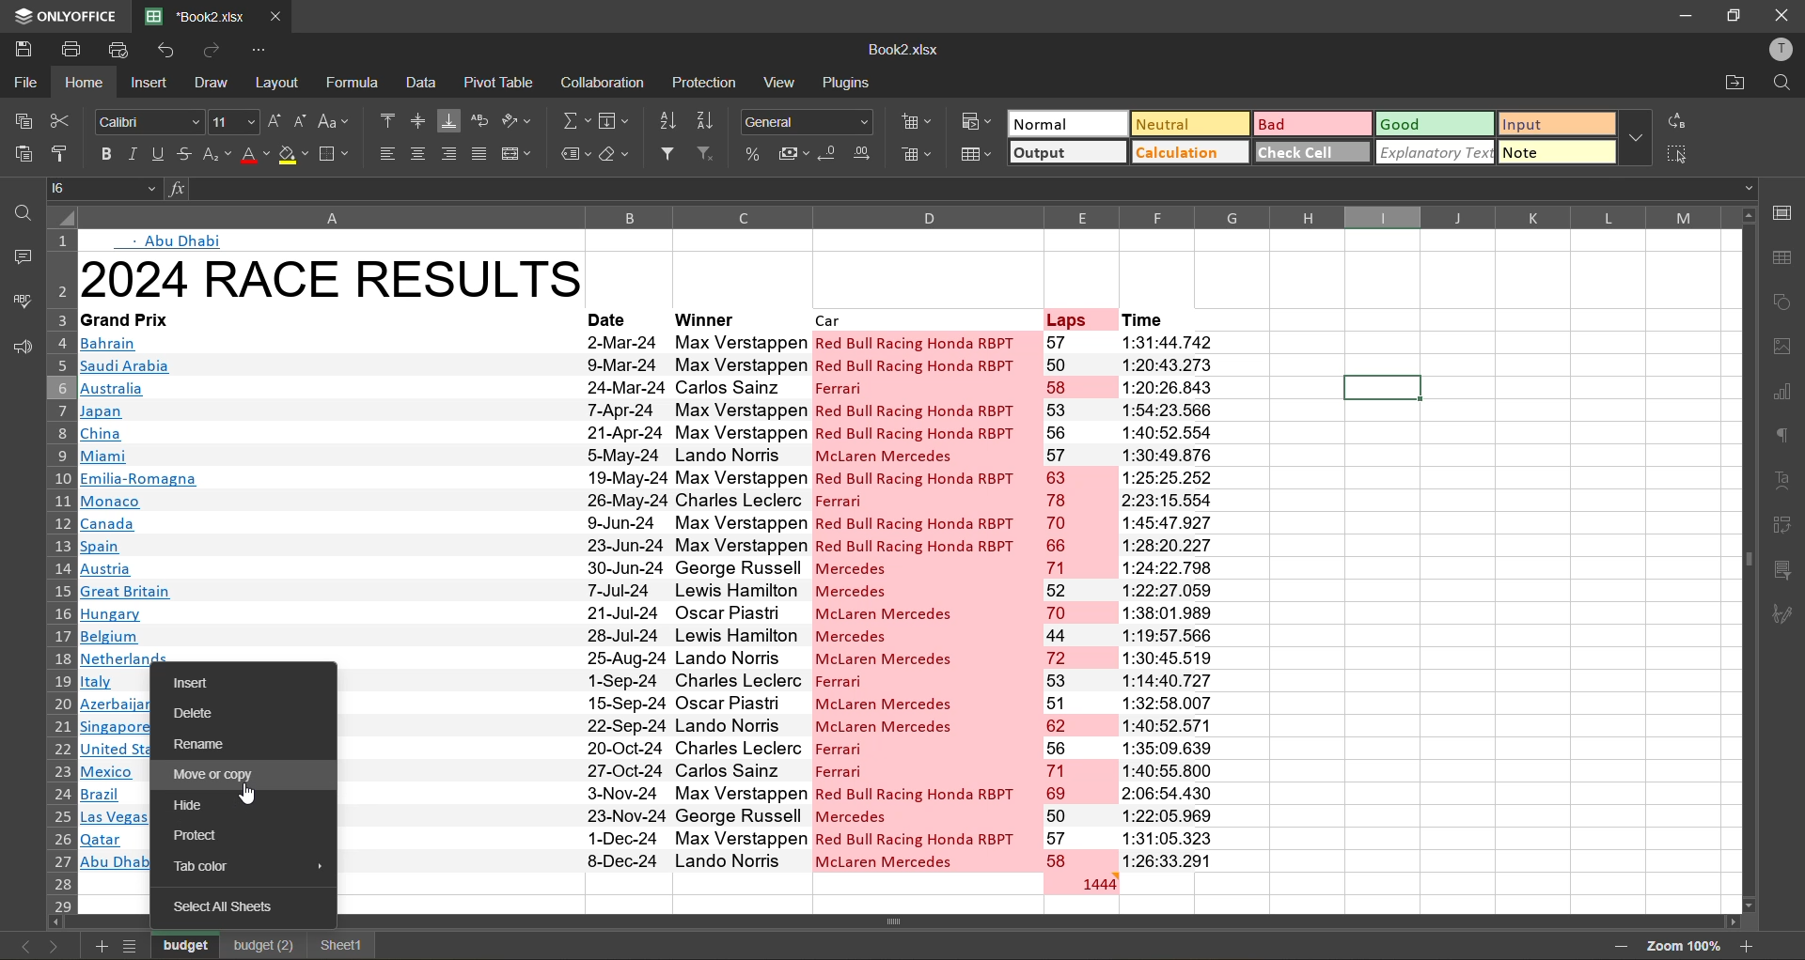 This screenshot has width=1805, height=960. I want to click on file name, so click(902, 54).